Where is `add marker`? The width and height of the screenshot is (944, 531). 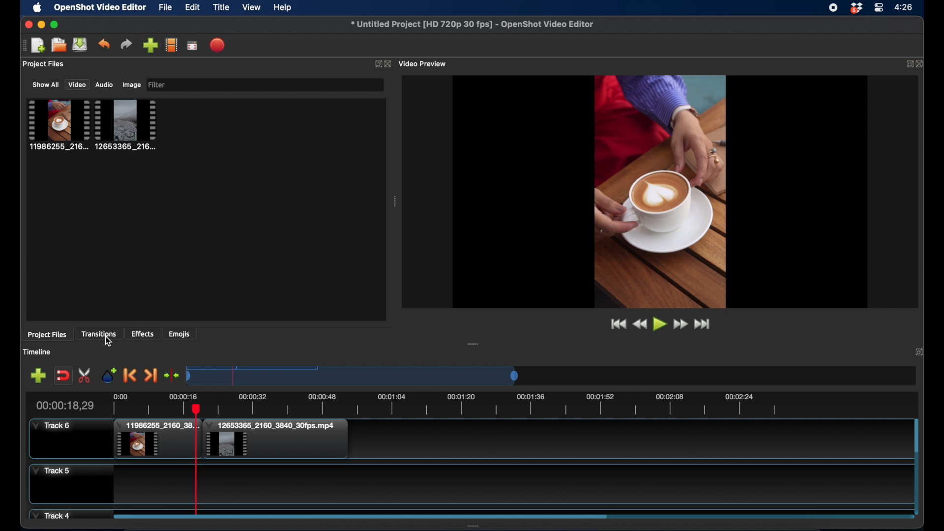 add marker is located at coordinates (109, 375).